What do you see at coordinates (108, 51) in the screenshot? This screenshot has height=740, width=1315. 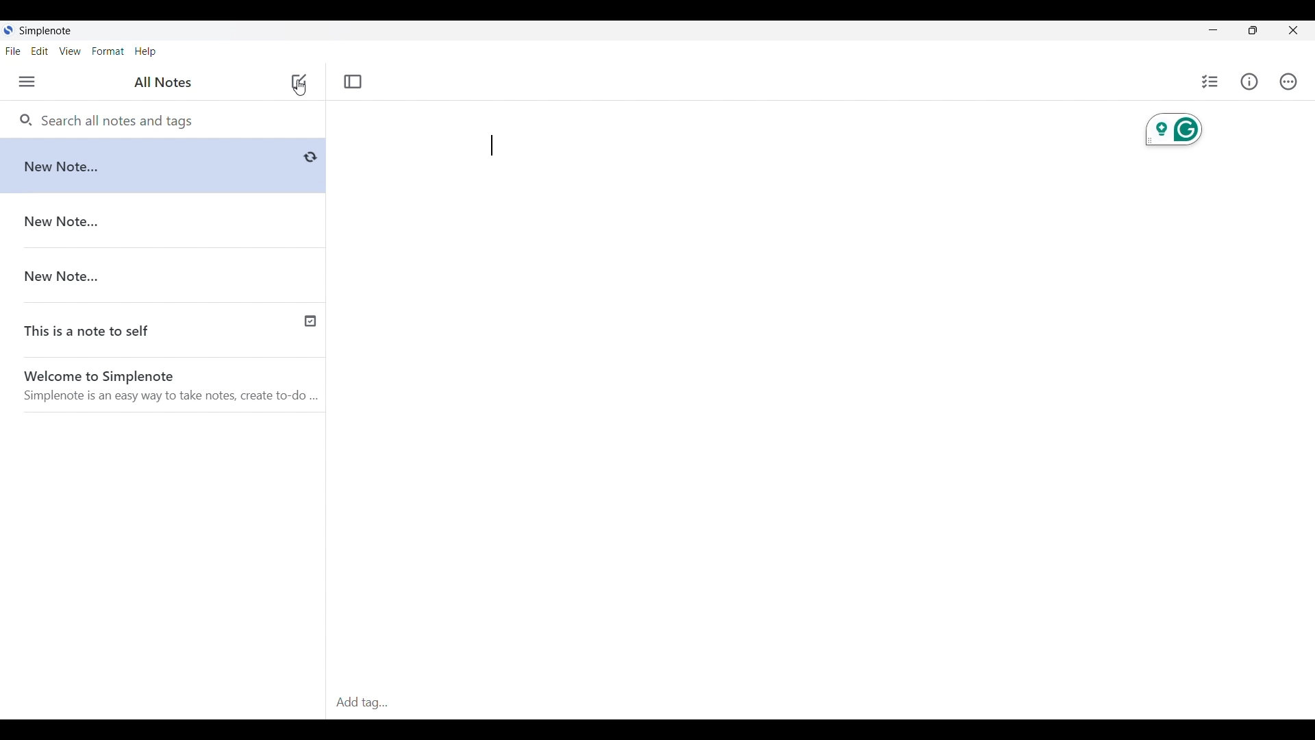 I see `Forma` at bounding box center [108, 51].